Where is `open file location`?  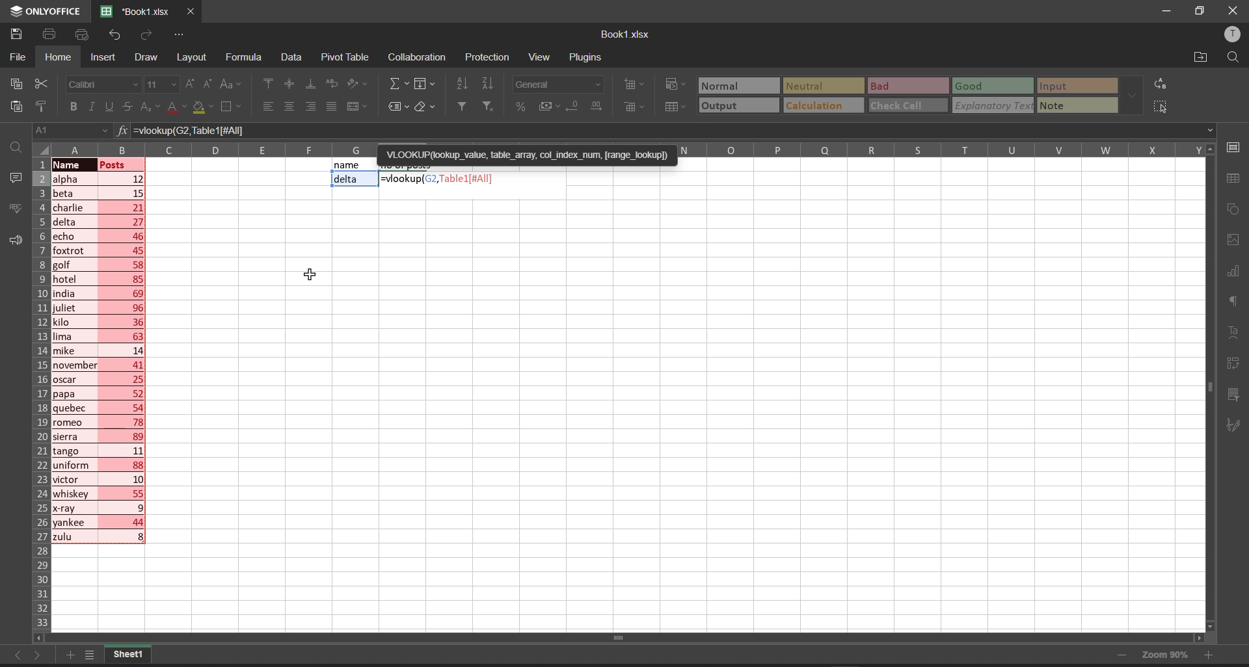
open file location is located at coordinates (1202, 56).